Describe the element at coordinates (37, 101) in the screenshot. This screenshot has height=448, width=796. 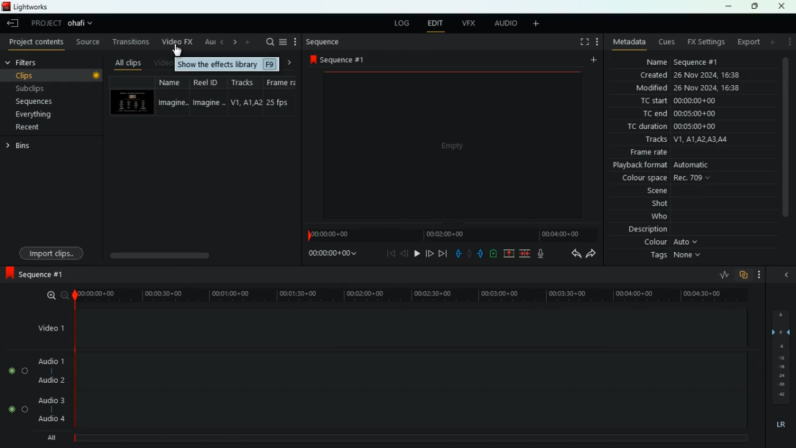
I see `sequences` at that location.